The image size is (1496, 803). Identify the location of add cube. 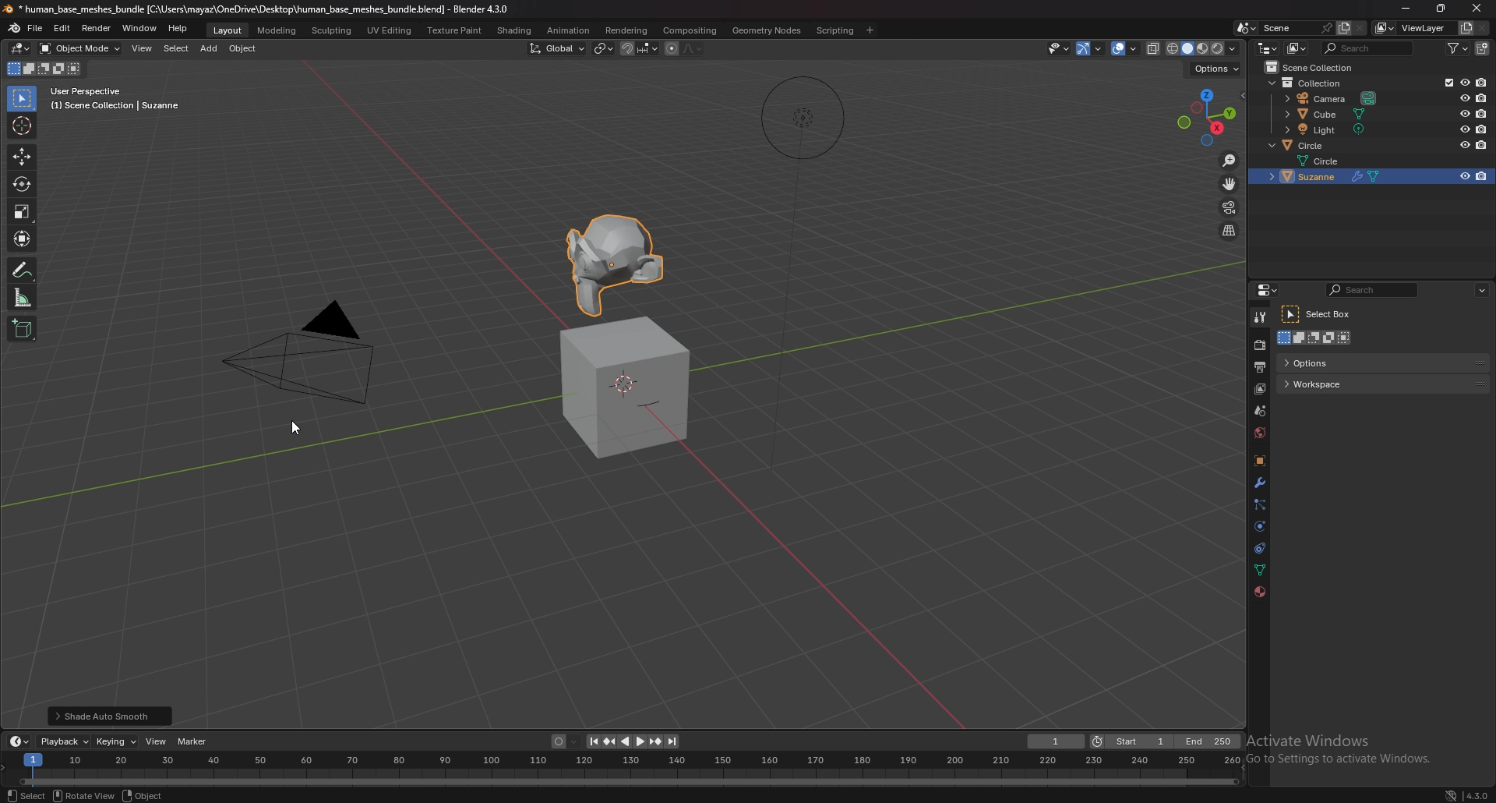
(24, 328).